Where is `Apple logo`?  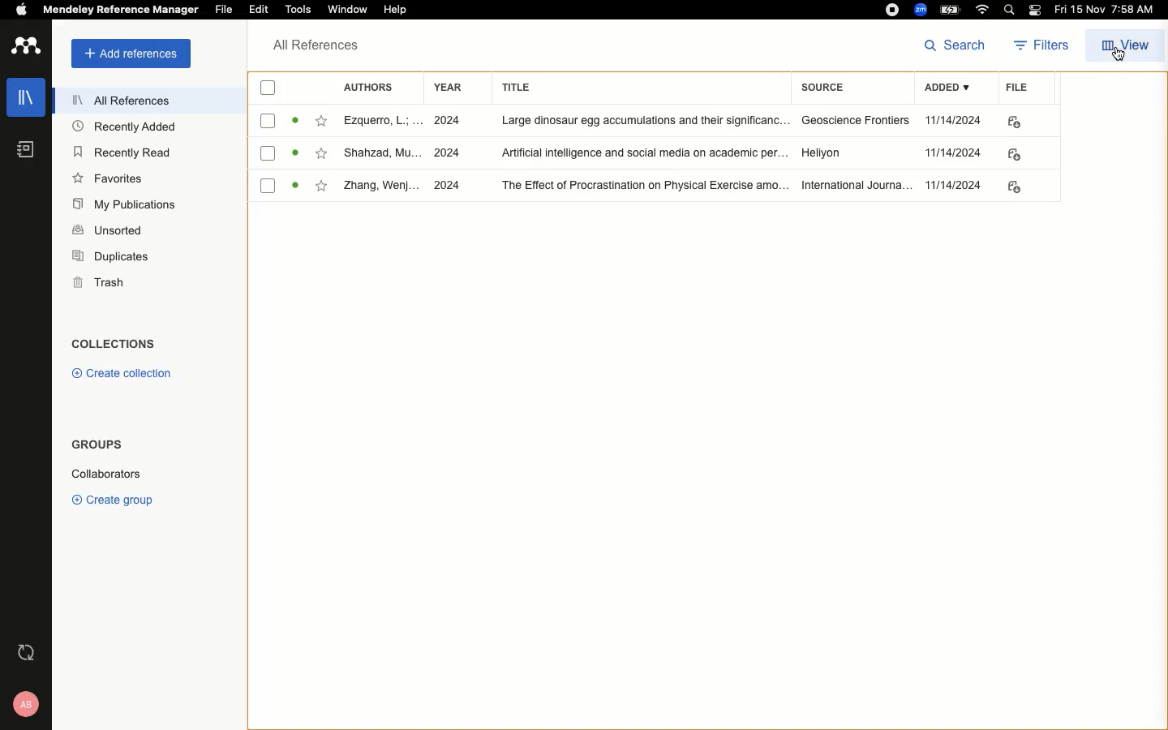
Apple logo is located at coordinates (15, 9).